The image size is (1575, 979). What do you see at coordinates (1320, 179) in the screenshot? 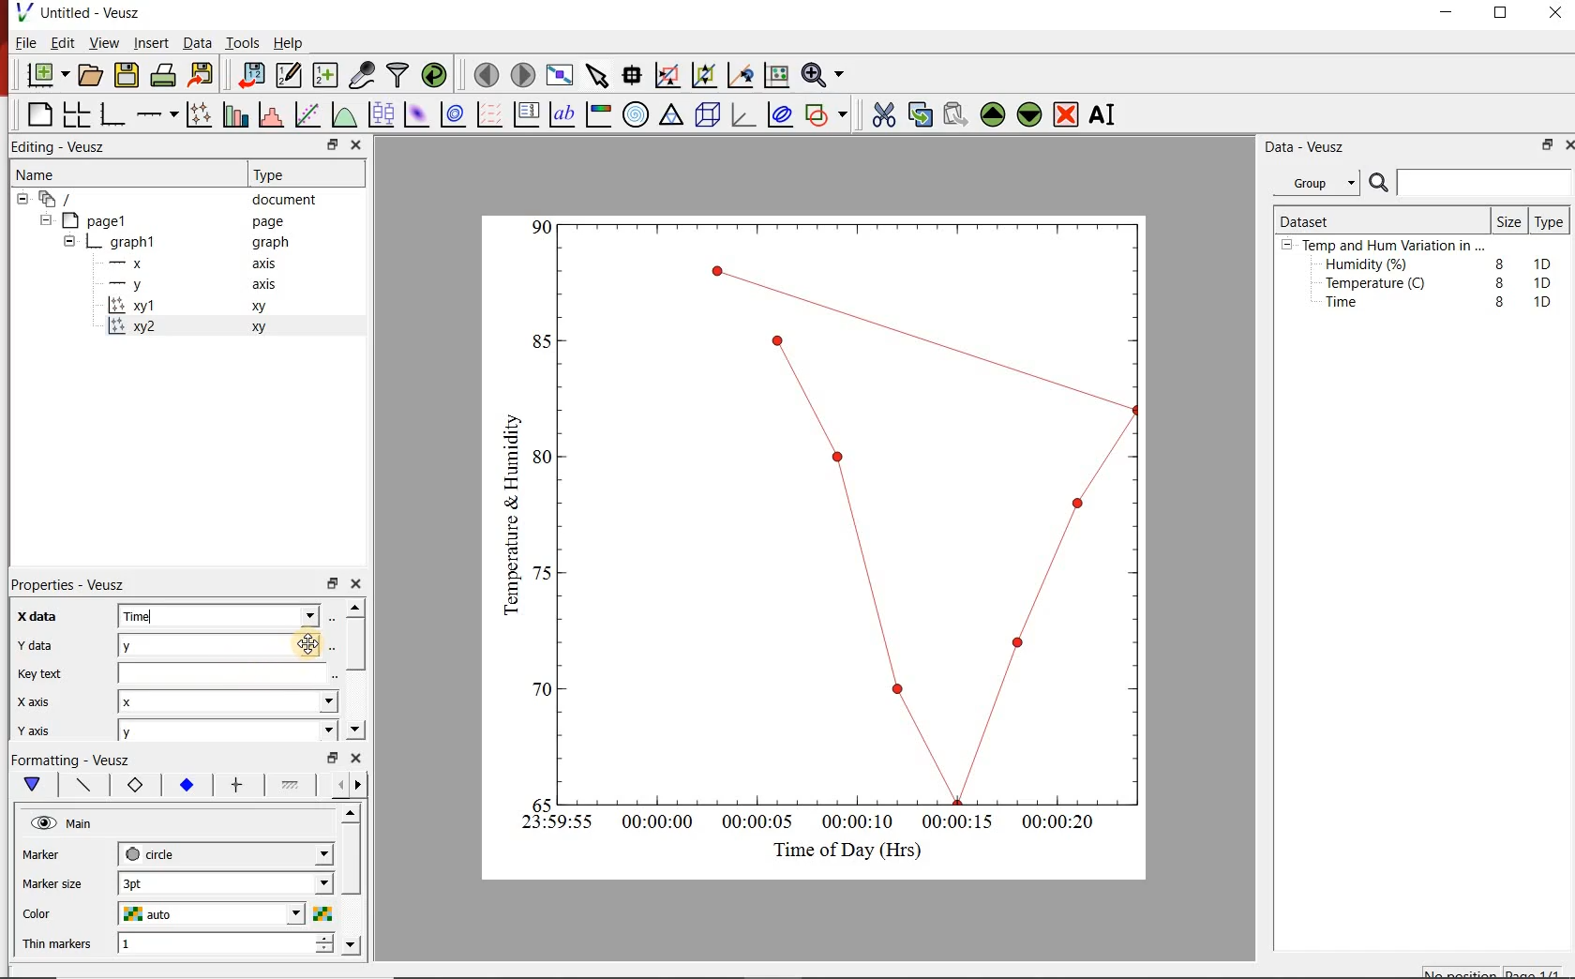
I see `Group.` at bounding box center [1320, 179].